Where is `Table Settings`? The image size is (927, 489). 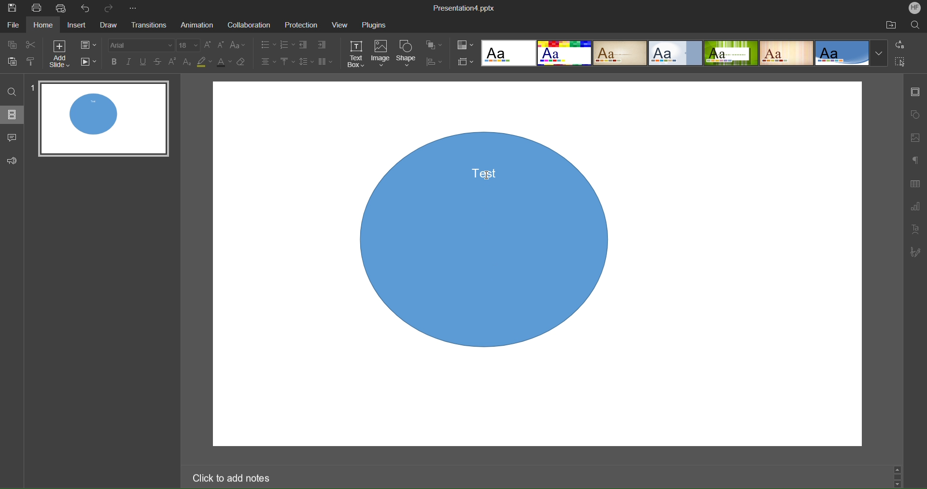
Table Settings is located at coordinates (914, 184).